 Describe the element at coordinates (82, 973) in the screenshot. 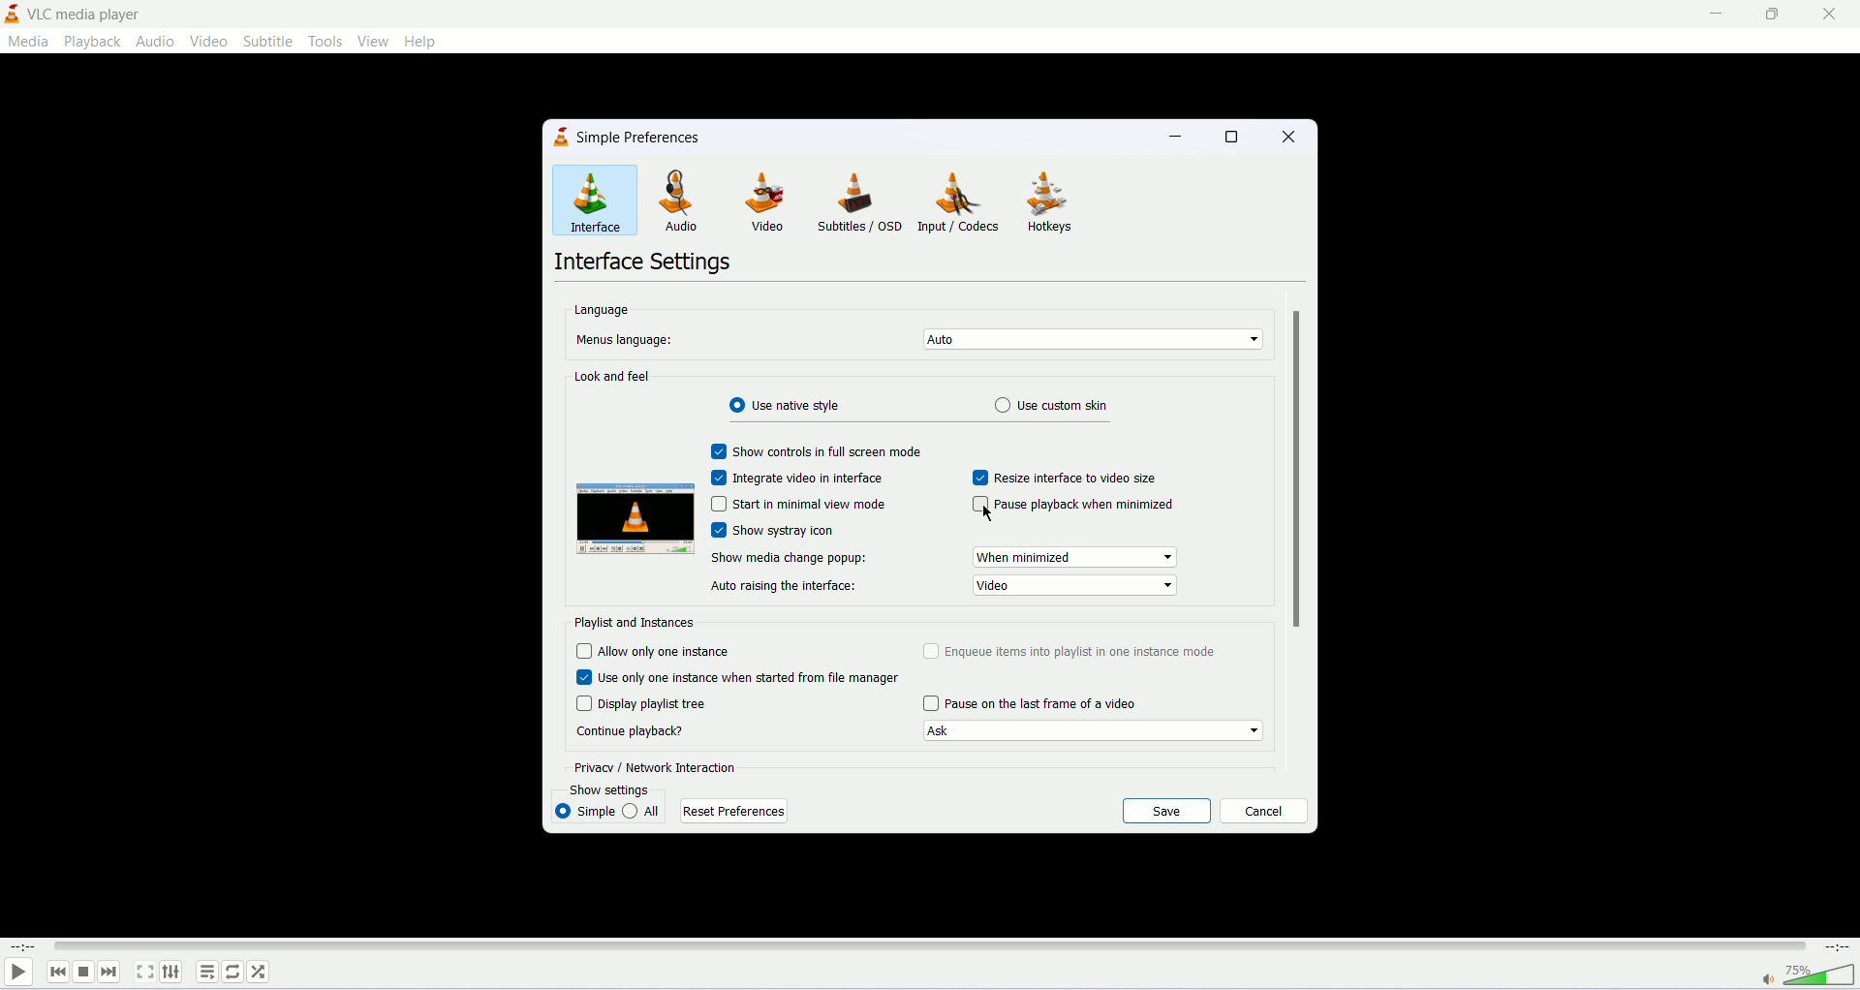

I see `stop` at that location.